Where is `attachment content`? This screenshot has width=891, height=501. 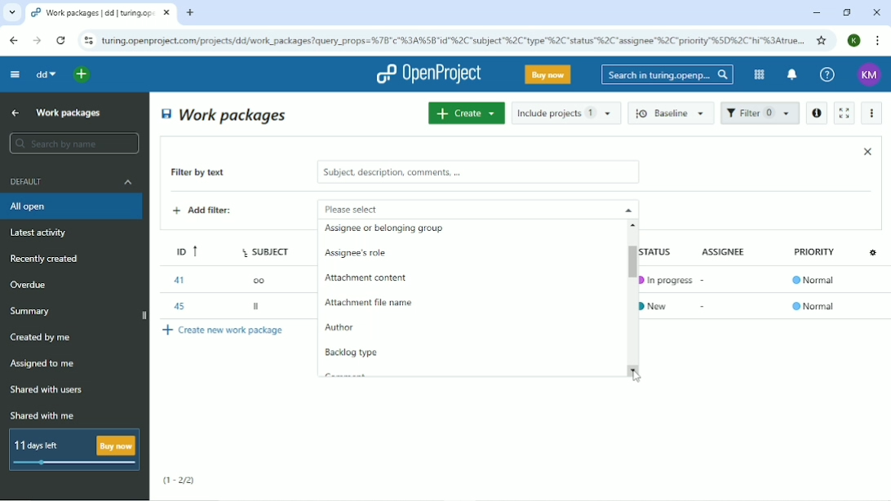
attachment content is located at coordinates (366, 277).